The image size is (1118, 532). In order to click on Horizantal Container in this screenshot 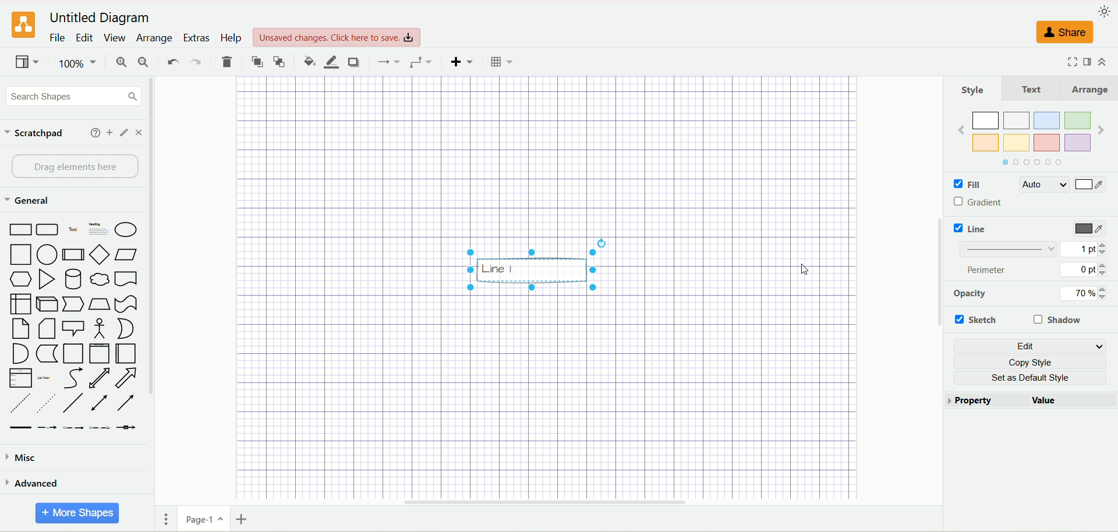, I will do `click(126, 353)`.